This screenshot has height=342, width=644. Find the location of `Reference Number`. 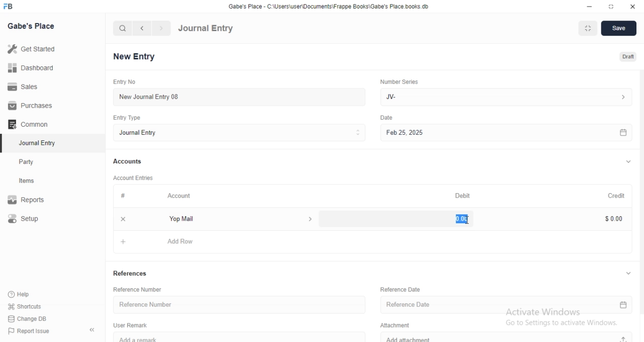

Reference Number is located at coordinates (139, 289).